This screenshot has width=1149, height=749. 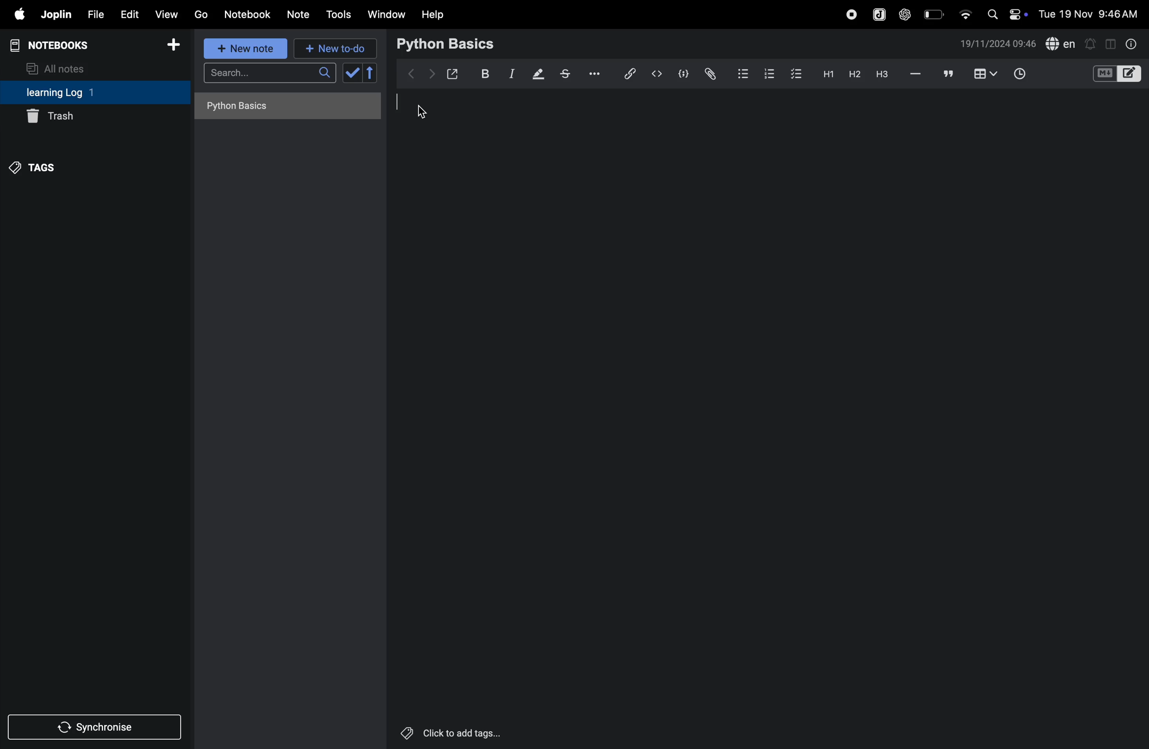 What do you see at coordinates (55, 14) in the screenshot?
I see `joplin` at bounding box center [55, 14].